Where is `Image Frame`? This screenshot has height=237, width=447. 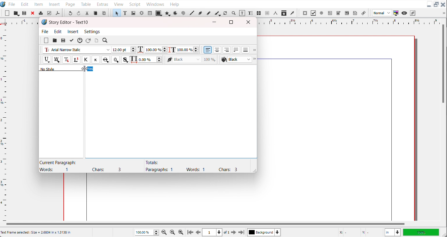 Image Frame is located at coordinates (133, 13).